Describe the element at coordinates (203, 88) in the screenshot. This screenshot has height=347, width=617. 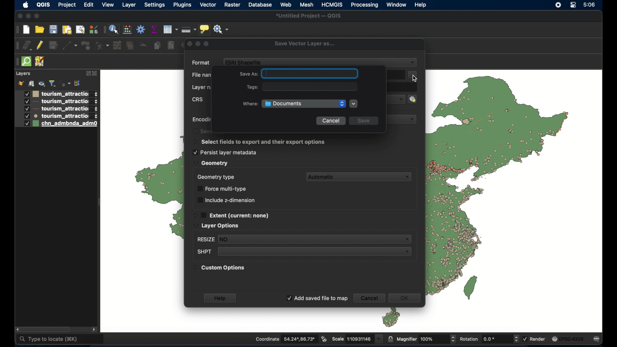
I see `layer name` at that location.